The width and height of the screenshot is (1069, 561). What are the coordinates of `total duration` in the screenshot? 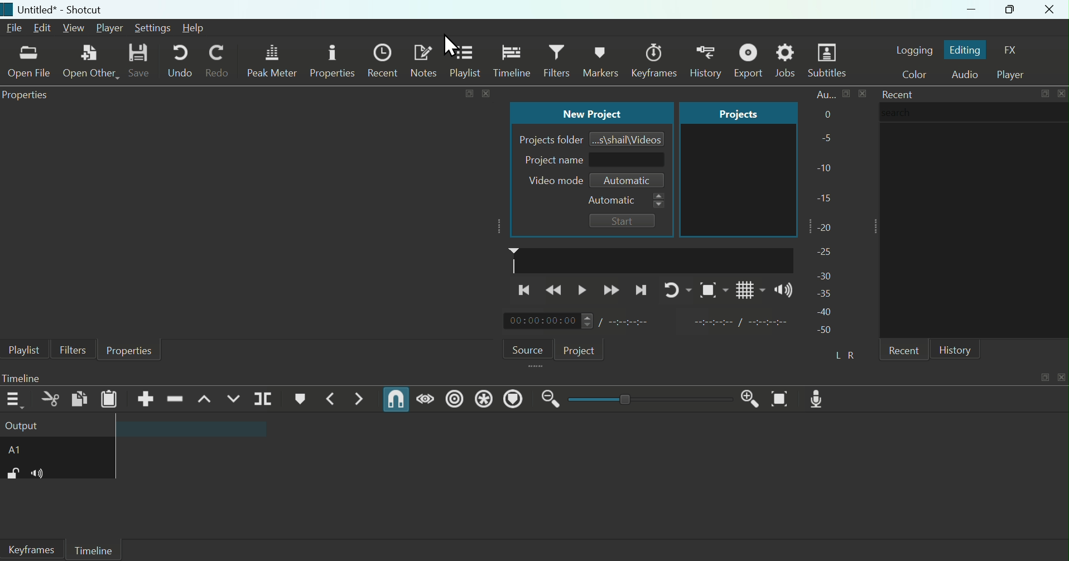 It's located at (634, 321).